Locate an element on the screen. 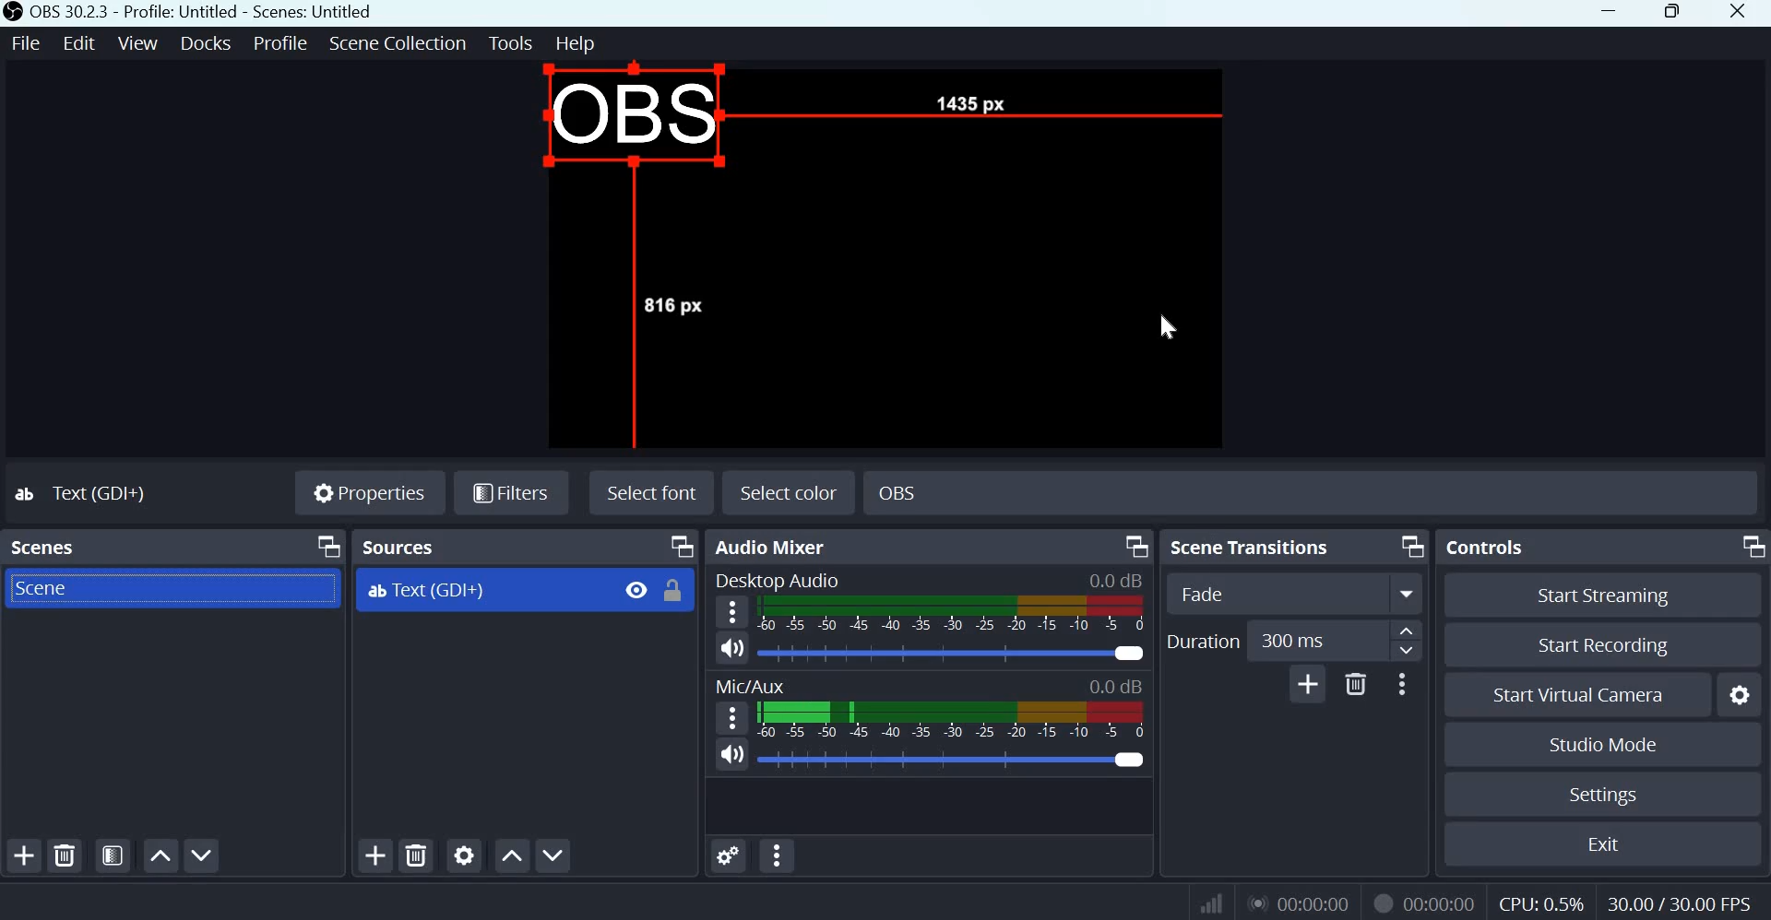 The height and width of the screenshot is (920, 1771). OBS is located at coordinates (903, 489).